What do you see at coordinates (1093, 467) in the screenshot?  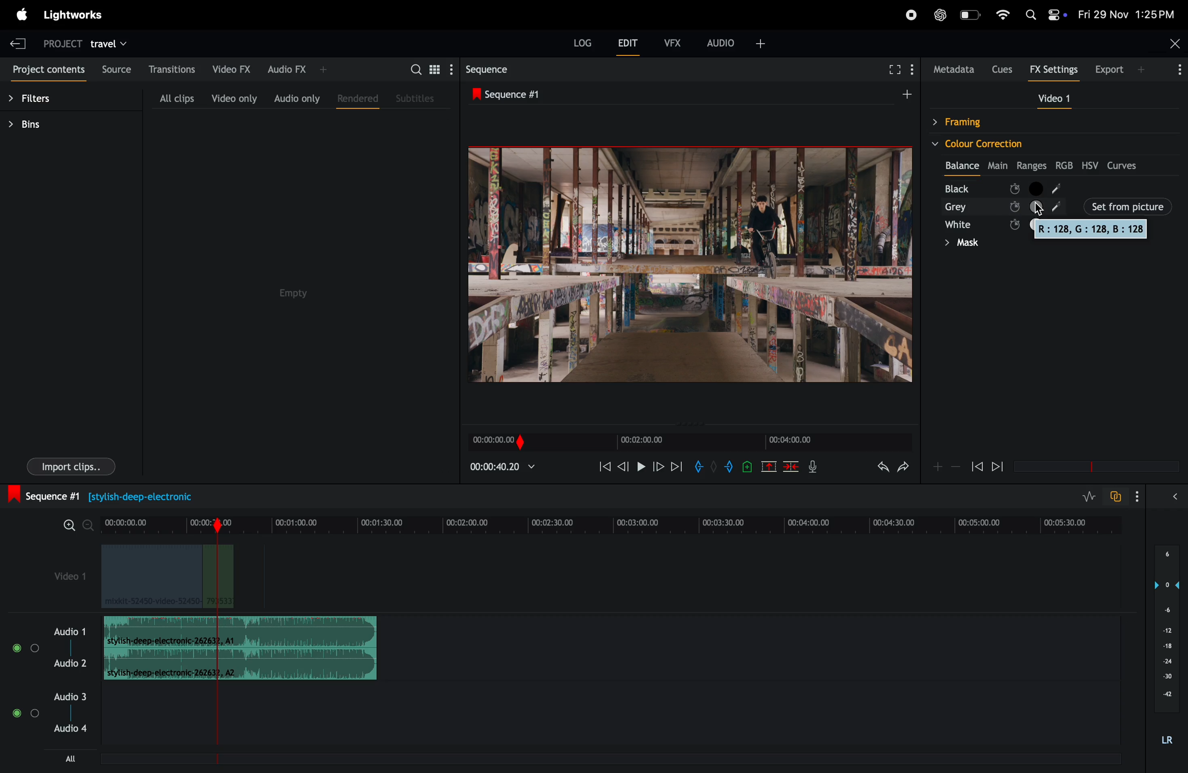 I see `time frame` at bounding box center [1093, 467].